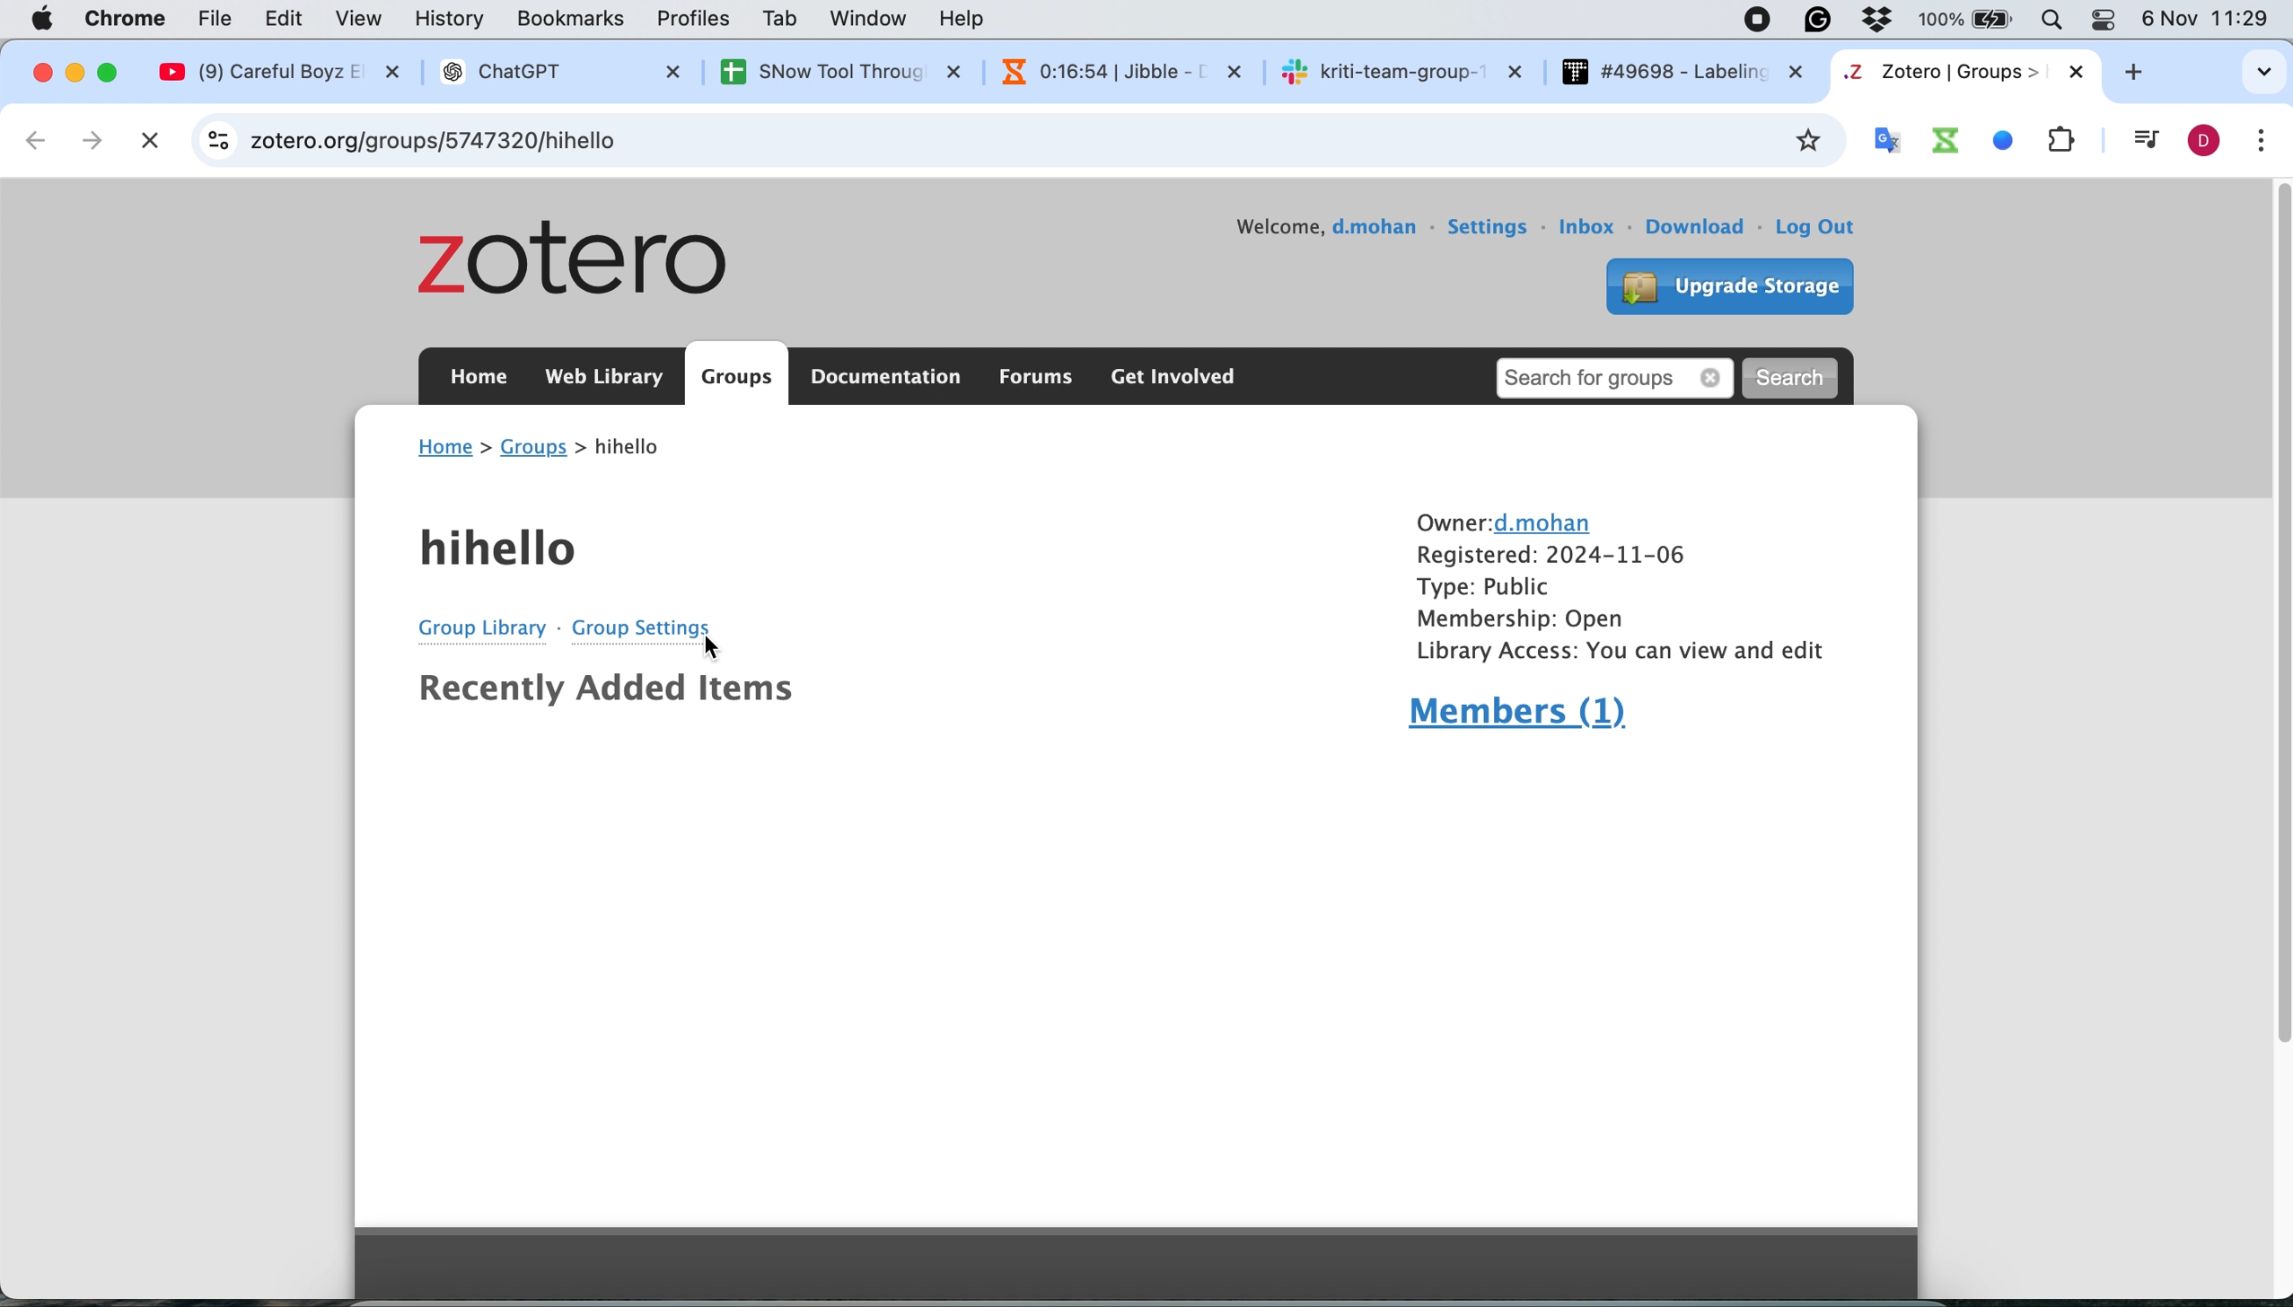 The image size is (2293, 1307). Describe the element at coordinates (825, 71) in the screenshot. I see `SNow Tool Throuc  X` at that location.